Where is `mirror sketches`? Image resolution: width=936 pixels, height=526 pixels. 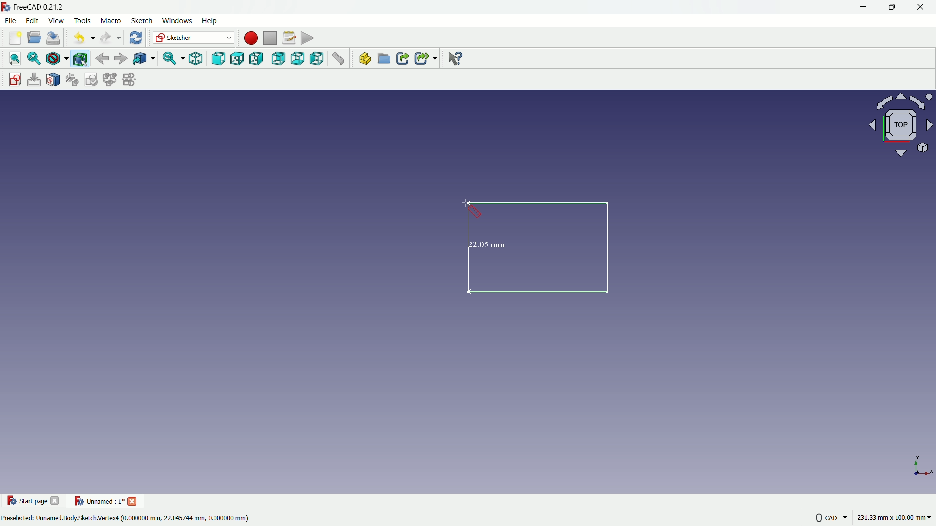
mirror sketches is located at coordinates (129, 80).